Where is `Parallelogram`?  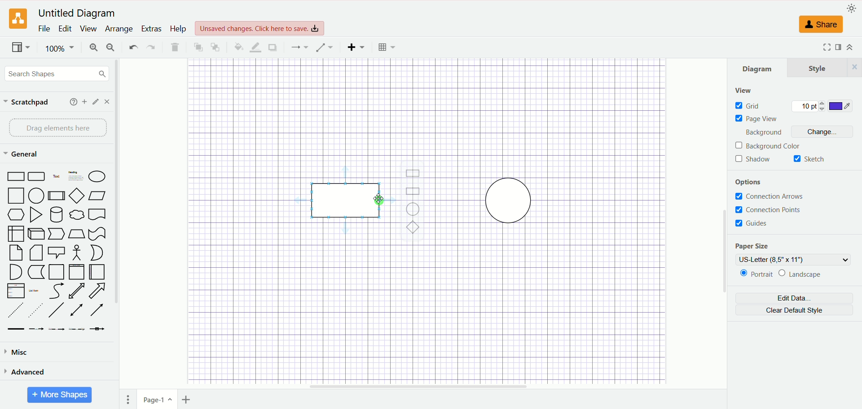 Parallelogram is located at coordinates (97, 196).